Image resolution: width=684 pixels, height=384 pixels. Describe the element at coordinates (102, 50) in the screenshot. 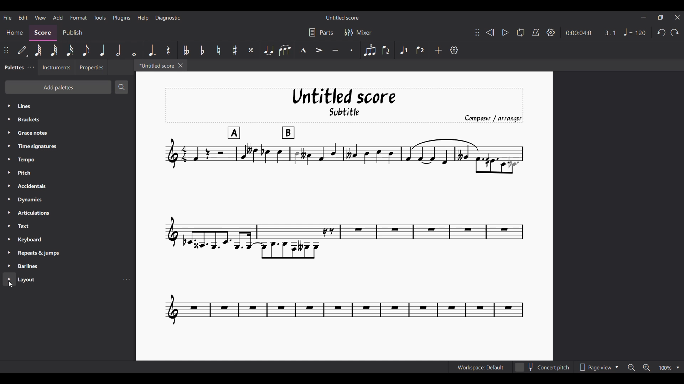

I see `Quarter note` at that location.